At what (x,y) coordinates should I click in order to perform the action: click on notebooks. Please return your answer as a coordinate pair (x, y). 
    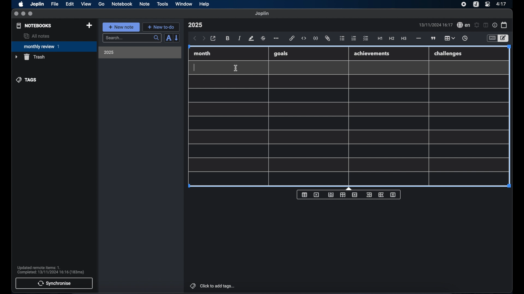
    Looking at the image, I should click on (34, 26).